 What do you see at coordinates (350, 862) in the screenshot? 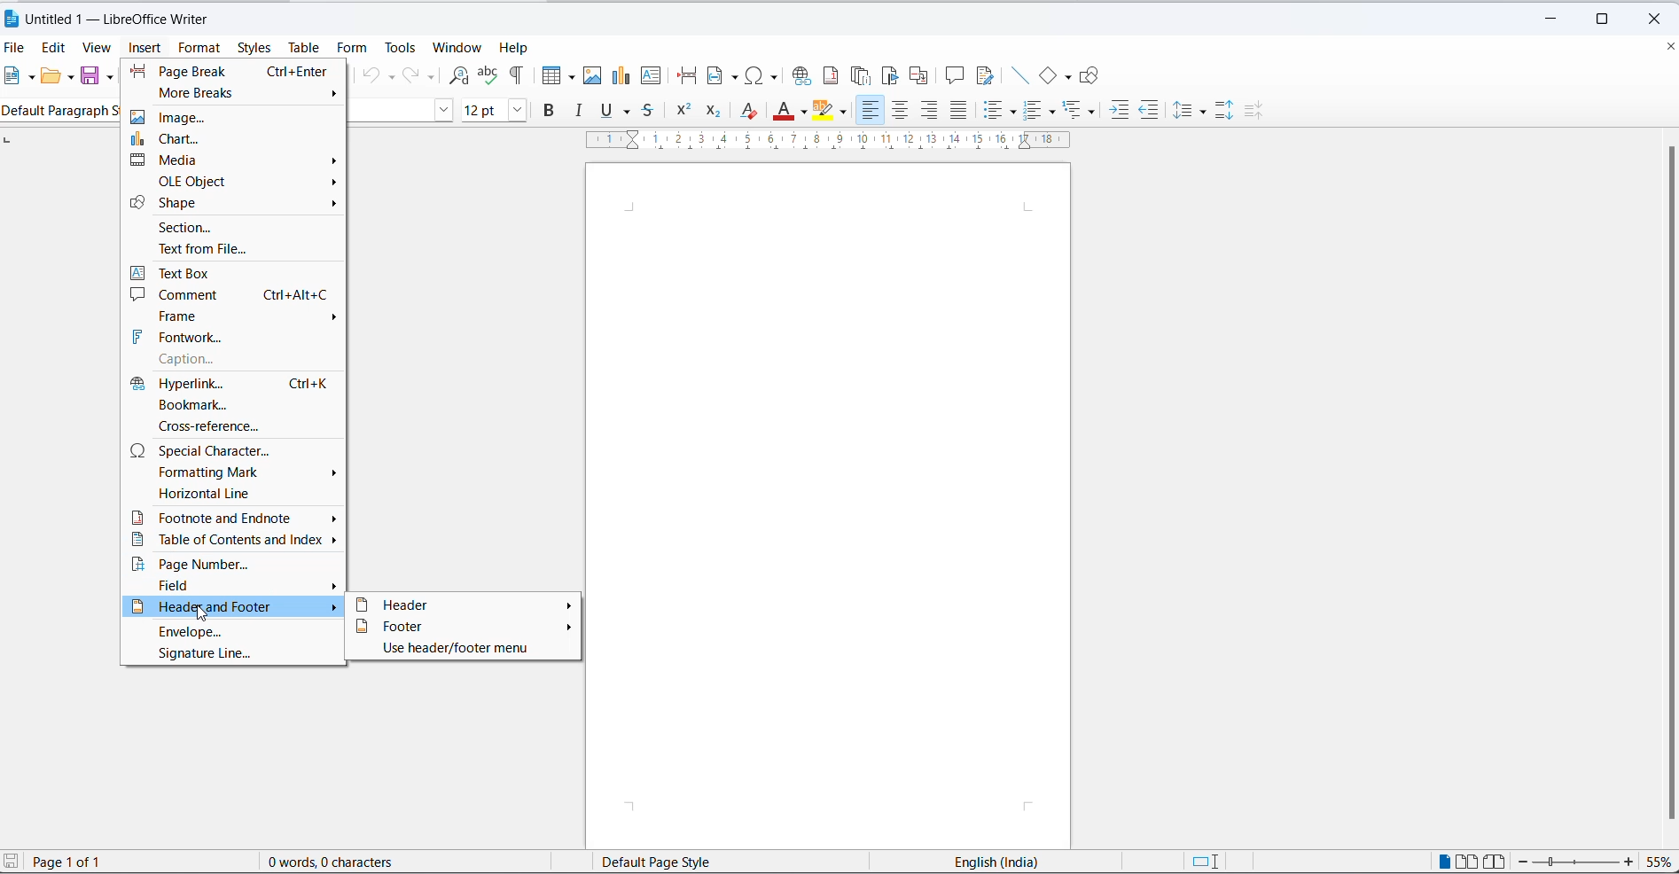
I see `0 words, 0 characters` at bounding box center [350, 862].